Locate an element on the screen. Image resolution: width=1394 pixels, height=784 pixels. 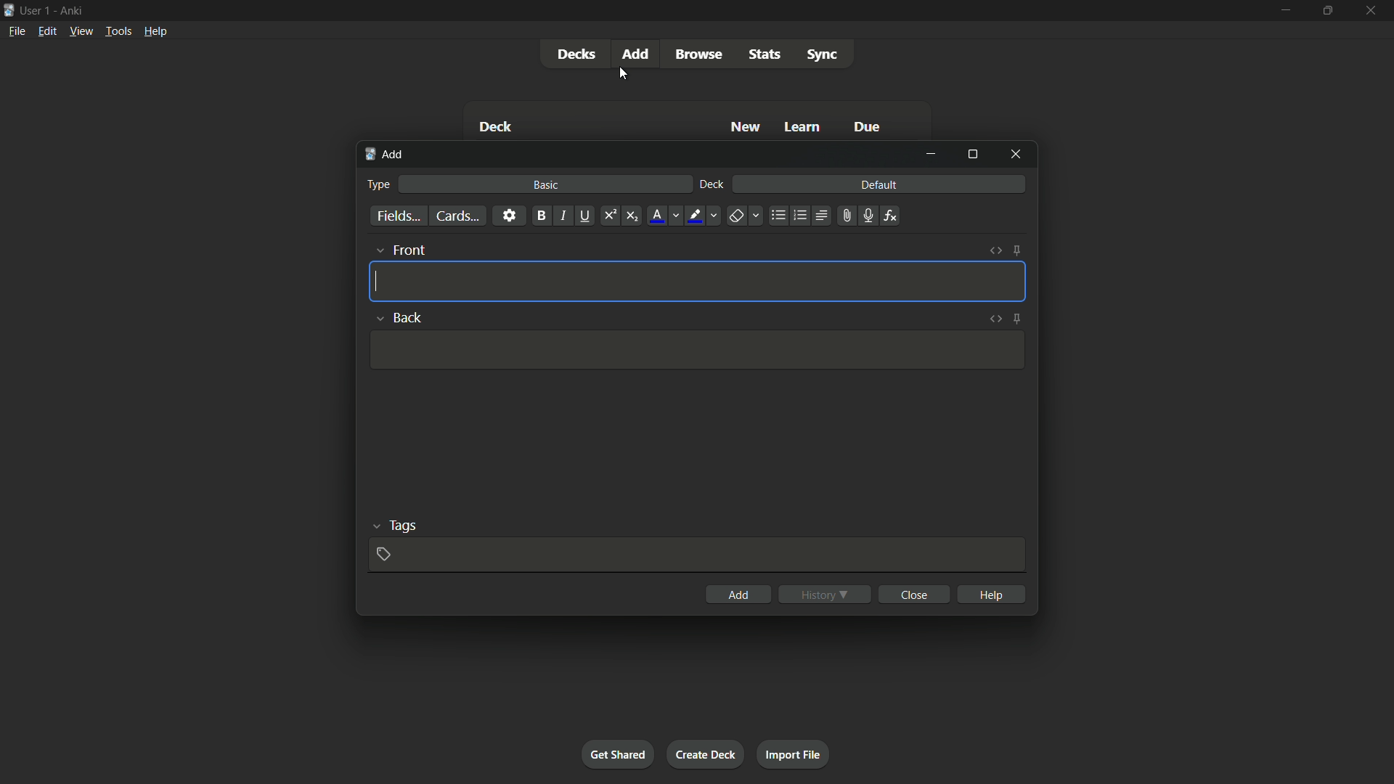
toggle sticky is located at coordinates (1018, 318).